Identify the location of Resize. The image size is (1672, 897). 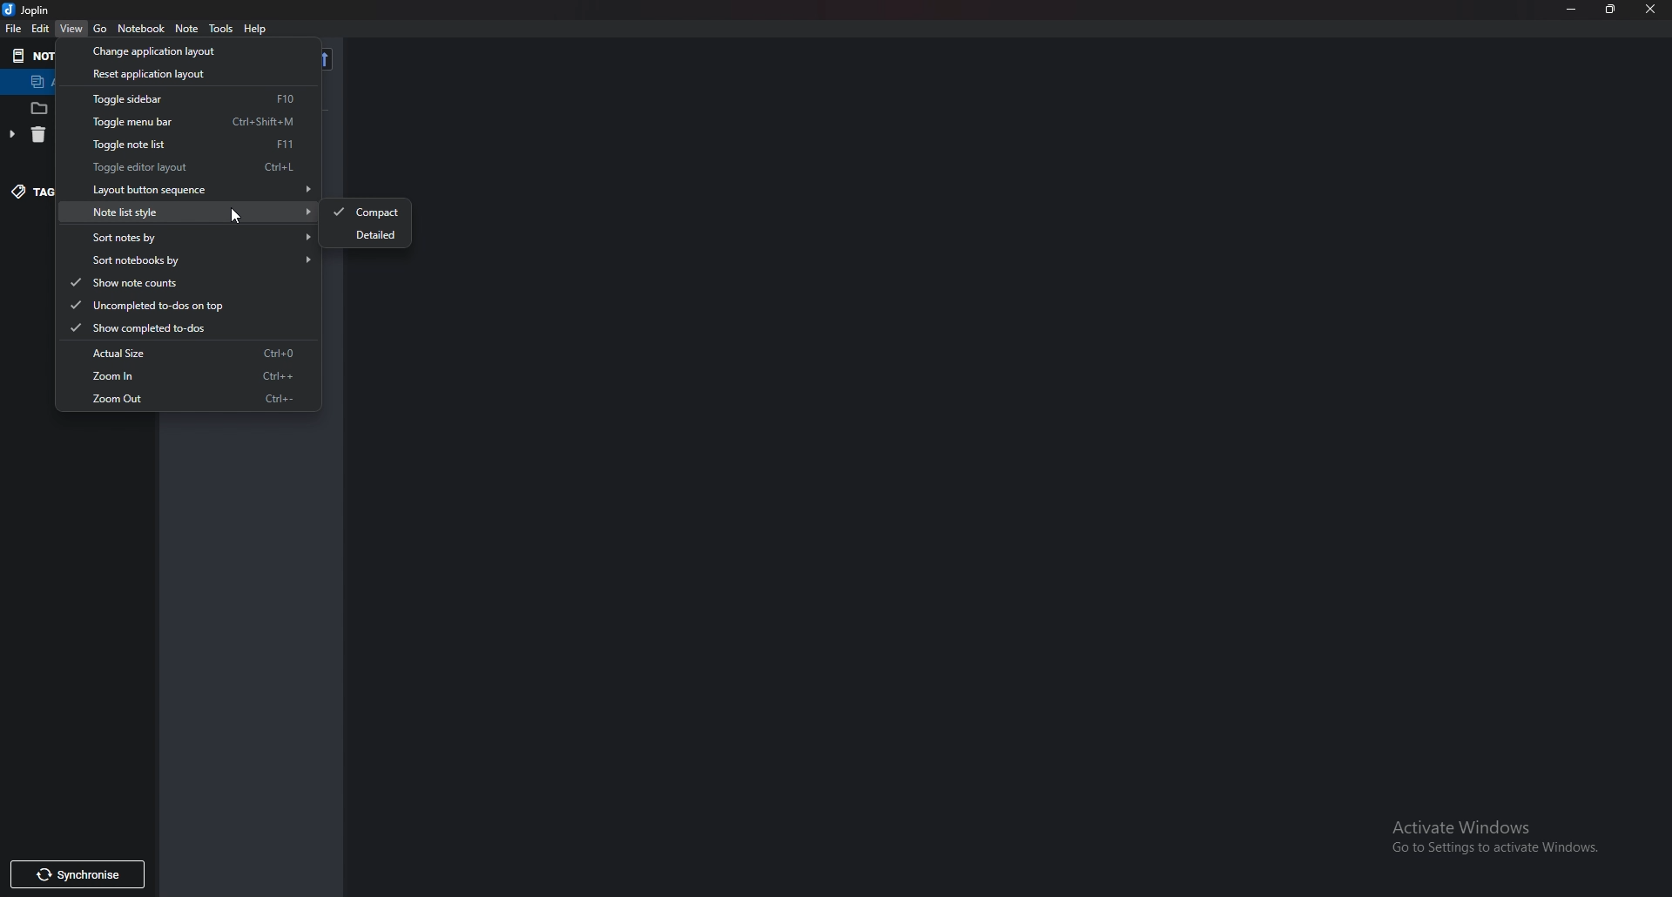
(1611, 10).